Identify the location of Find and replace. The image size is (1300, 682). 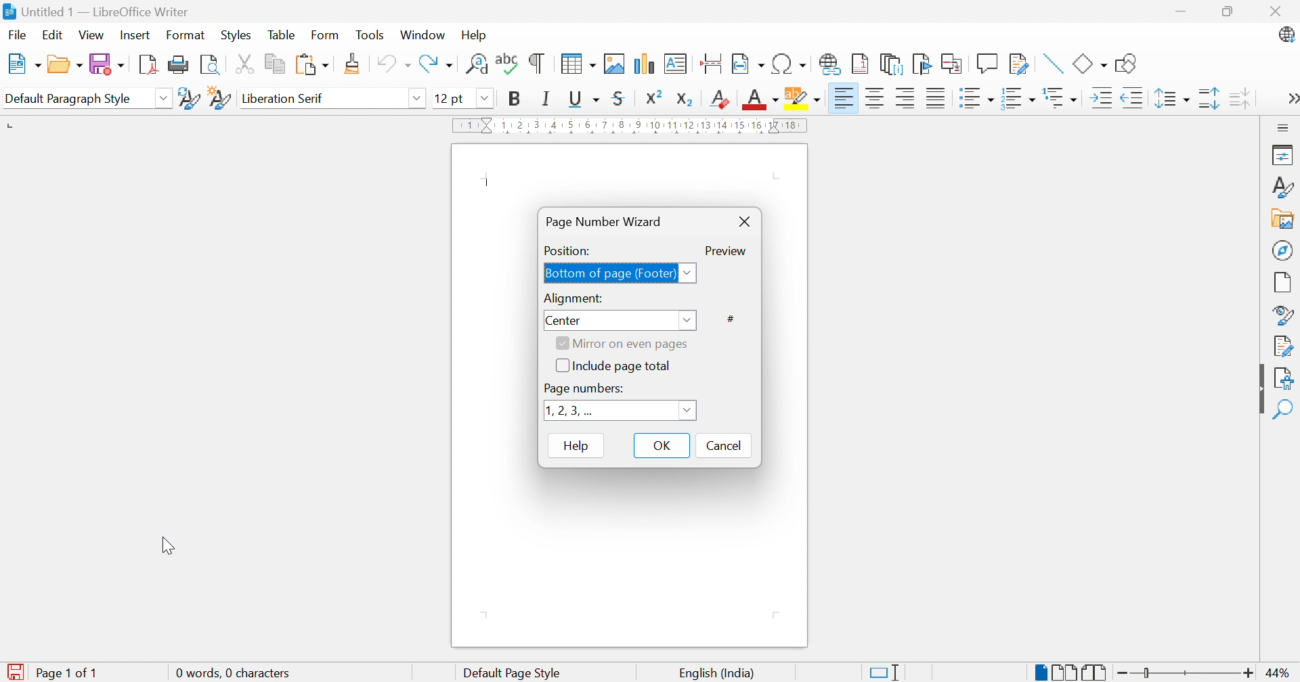
(475, 66).